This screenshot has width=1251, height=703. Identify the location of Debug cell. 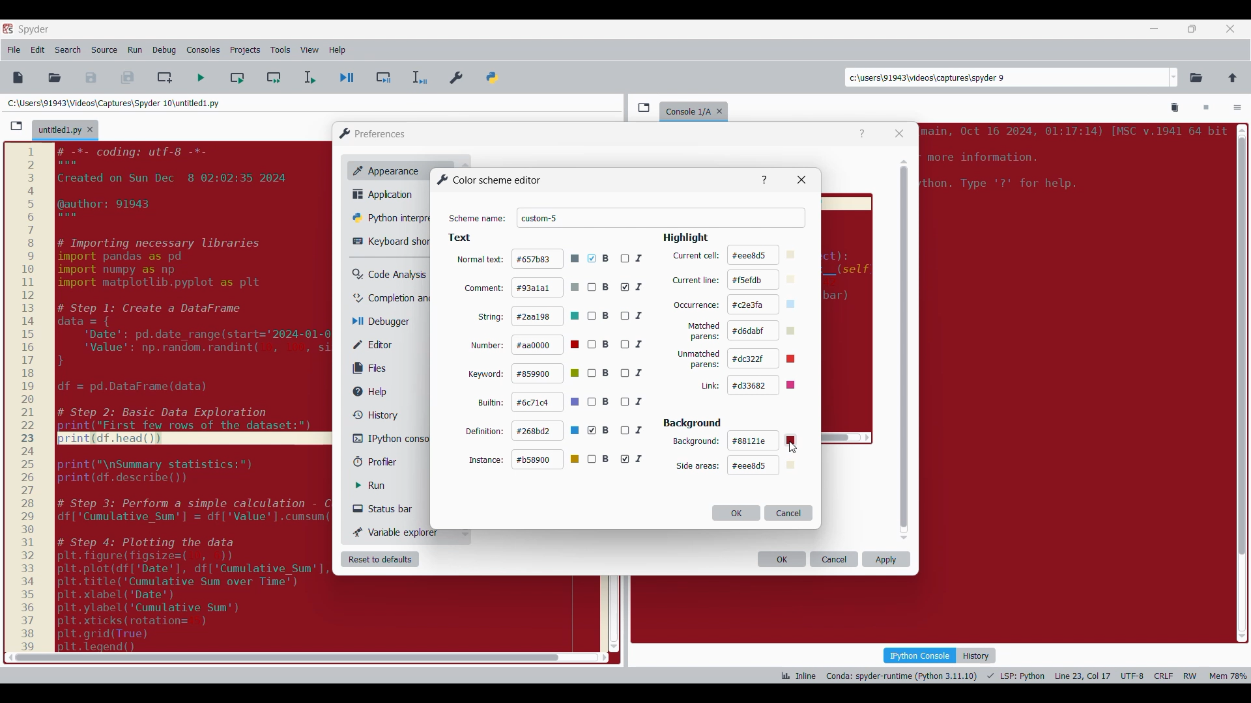
(384, 77).